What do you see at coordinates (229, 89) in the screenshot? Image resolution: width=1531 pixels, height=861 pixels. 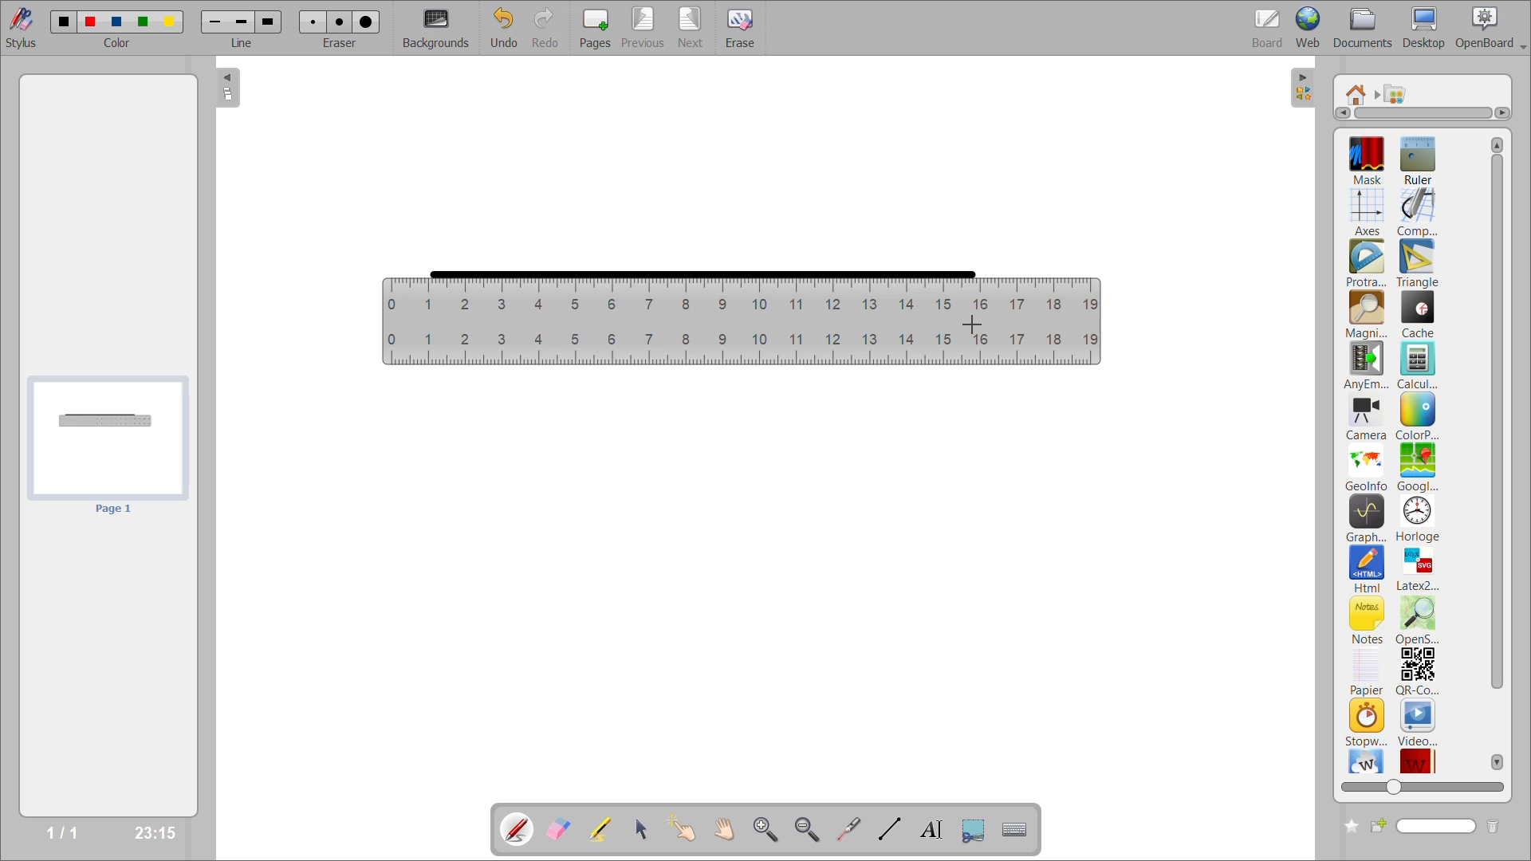 I see `collapse` at bounding box center [229, 89].